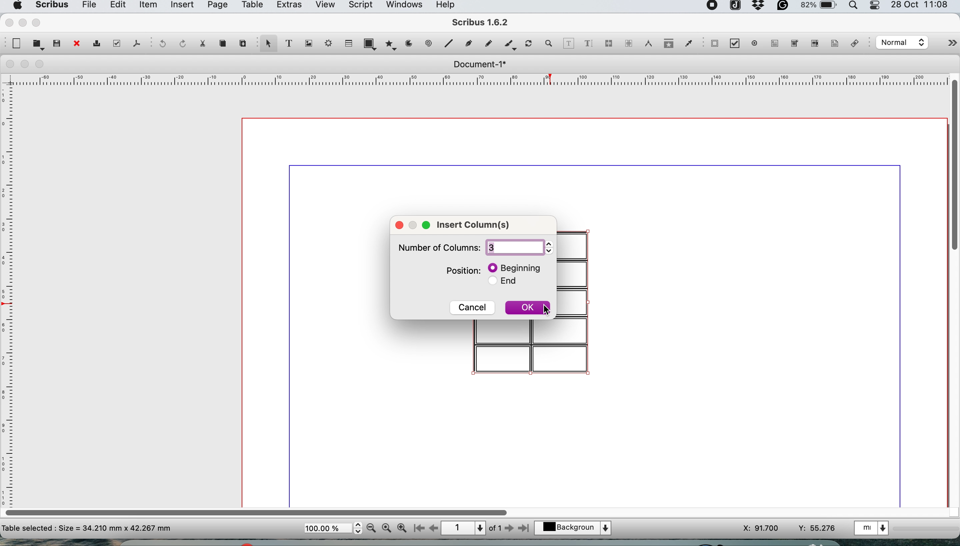  I want to click on line, so click(448, 43).